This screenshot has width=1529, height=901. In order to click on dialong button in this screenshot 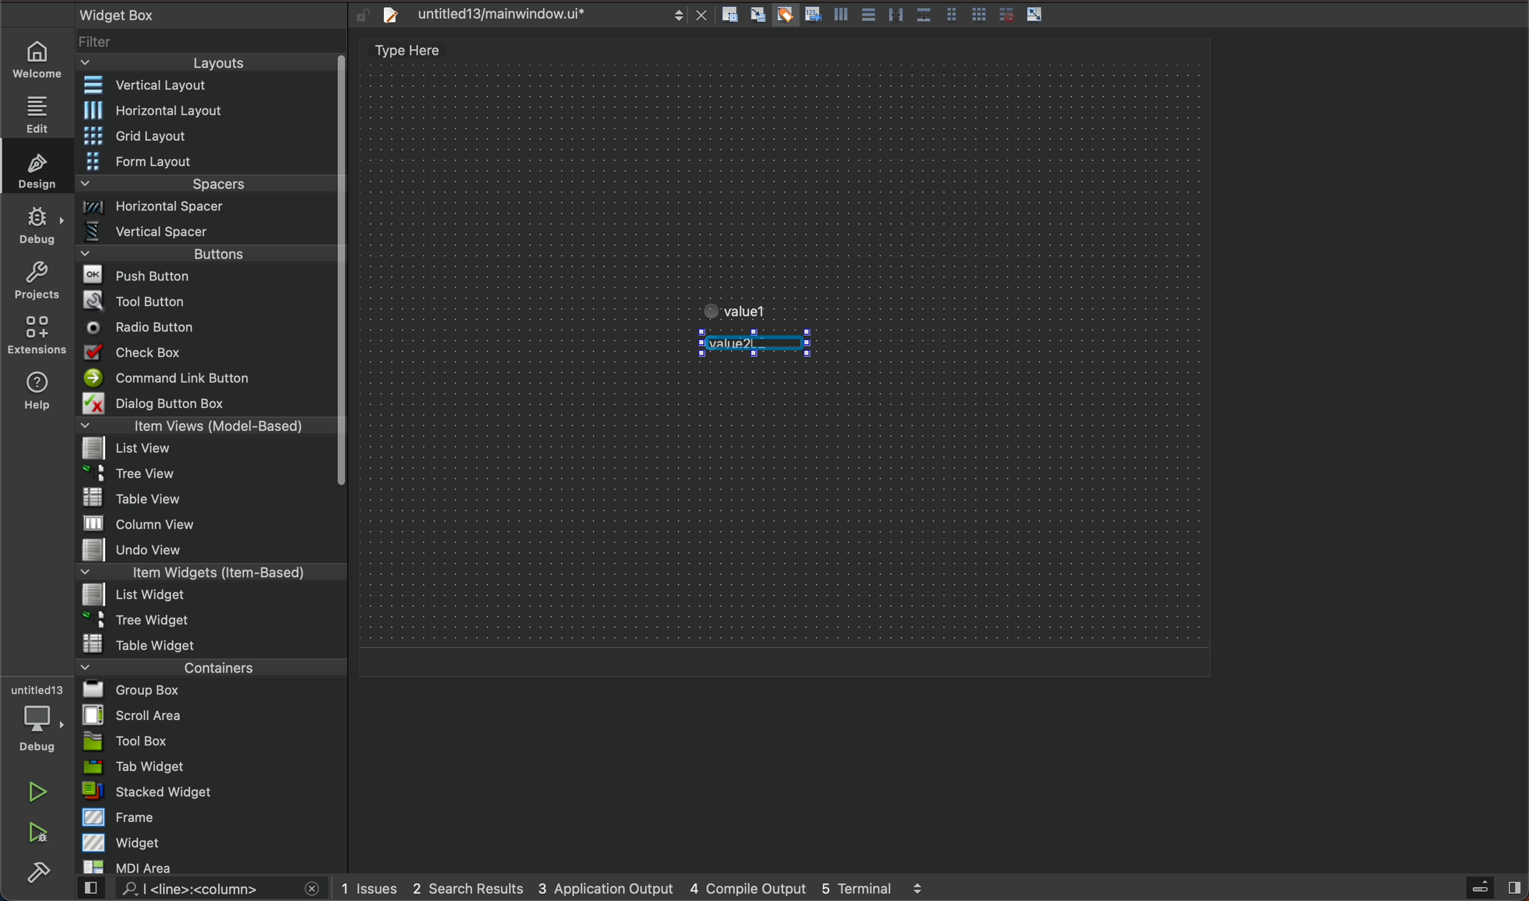, I will do `click(208, 406)`.